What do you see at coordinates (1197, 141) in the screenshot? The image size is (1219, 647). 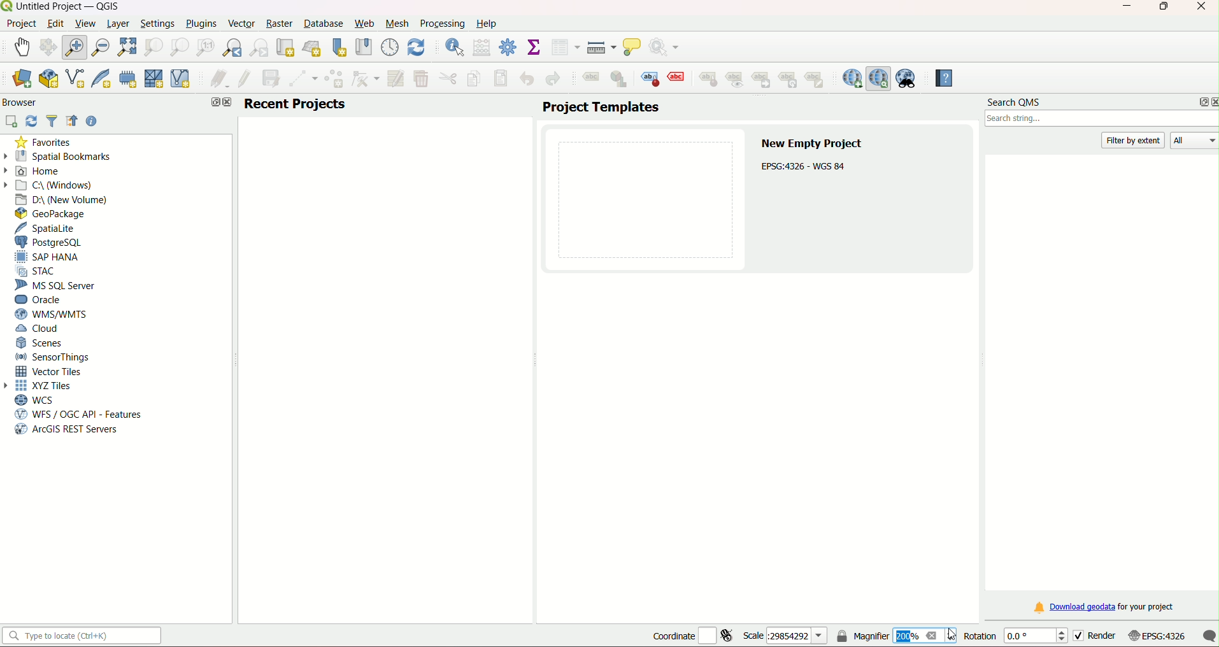 I see `All` at bounding box center [1197, 141].